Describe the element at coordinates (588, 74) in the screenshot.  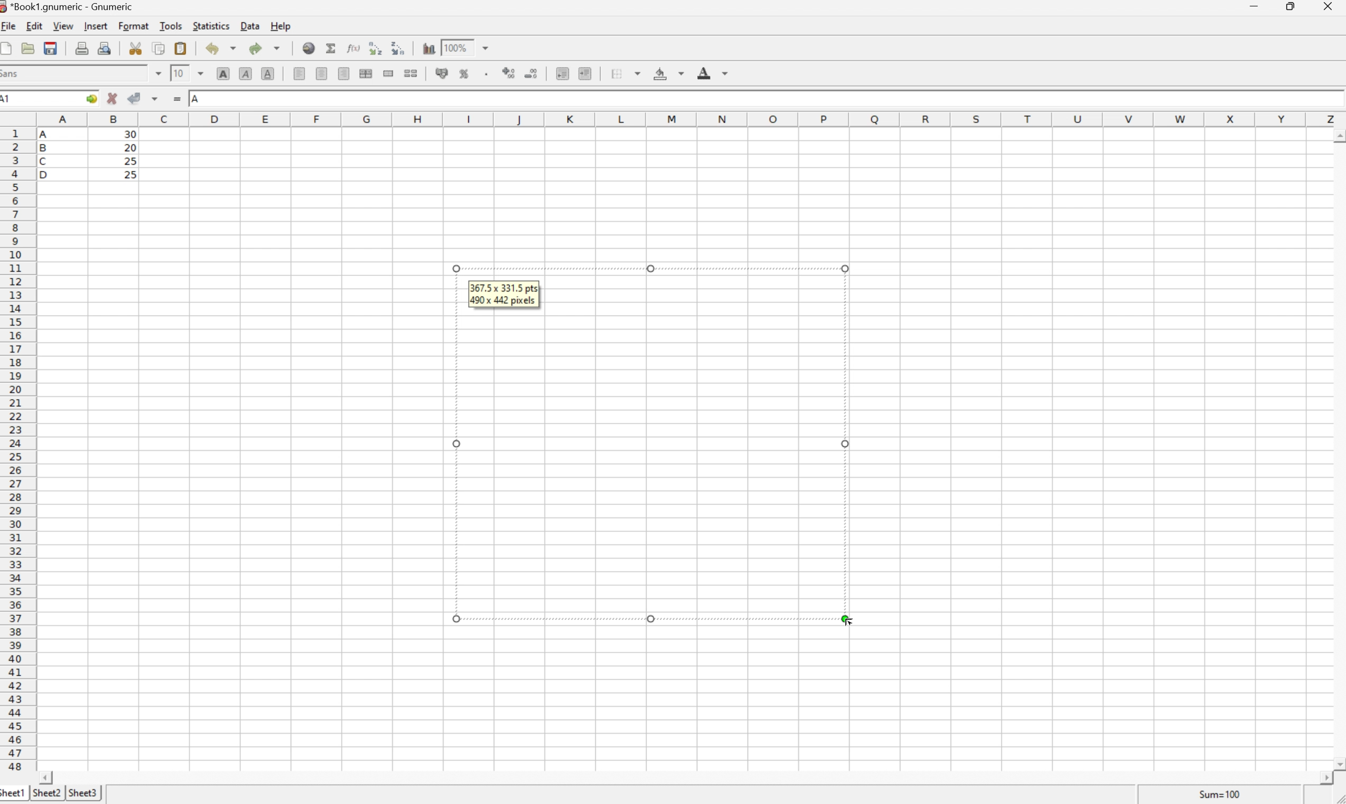
I see `Increase indent, and align the contents to the left` at that location.